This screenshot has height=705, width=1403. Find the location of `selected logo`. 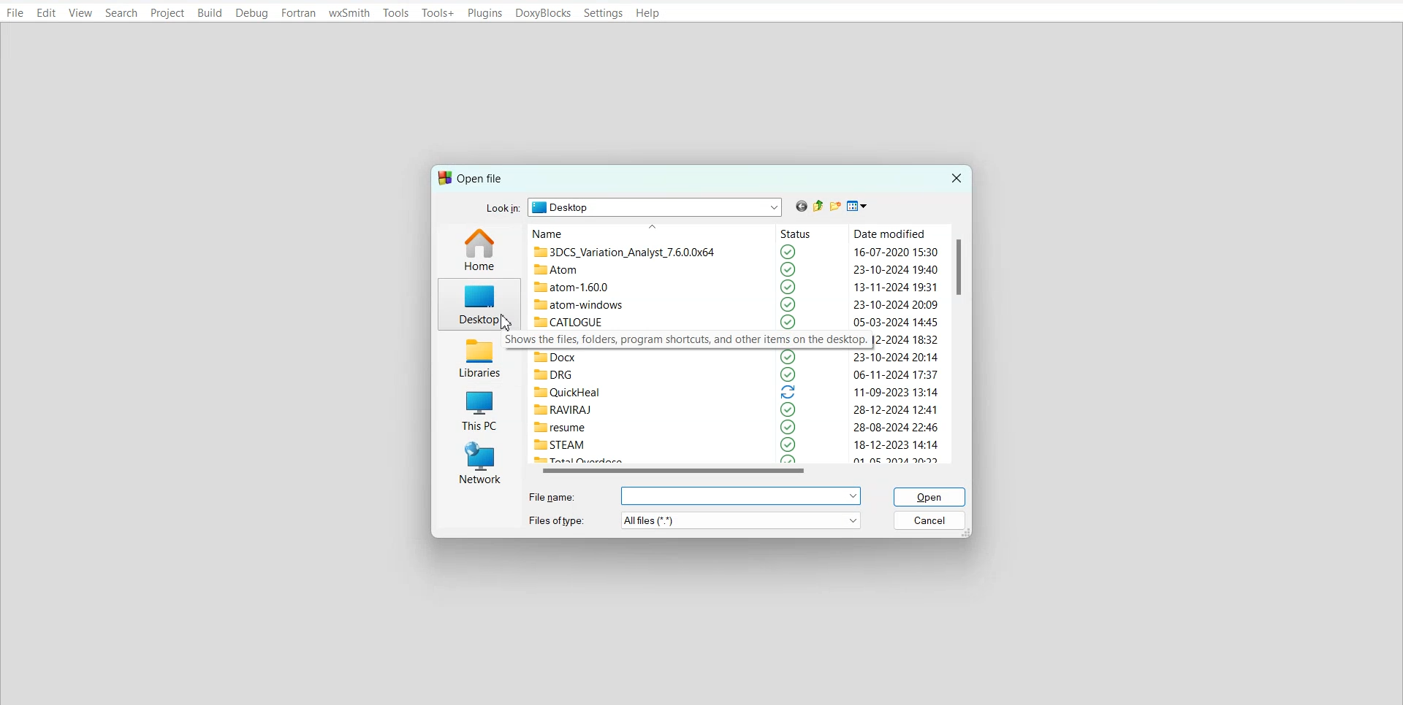

selected logo is located at coordinates (788, 322).